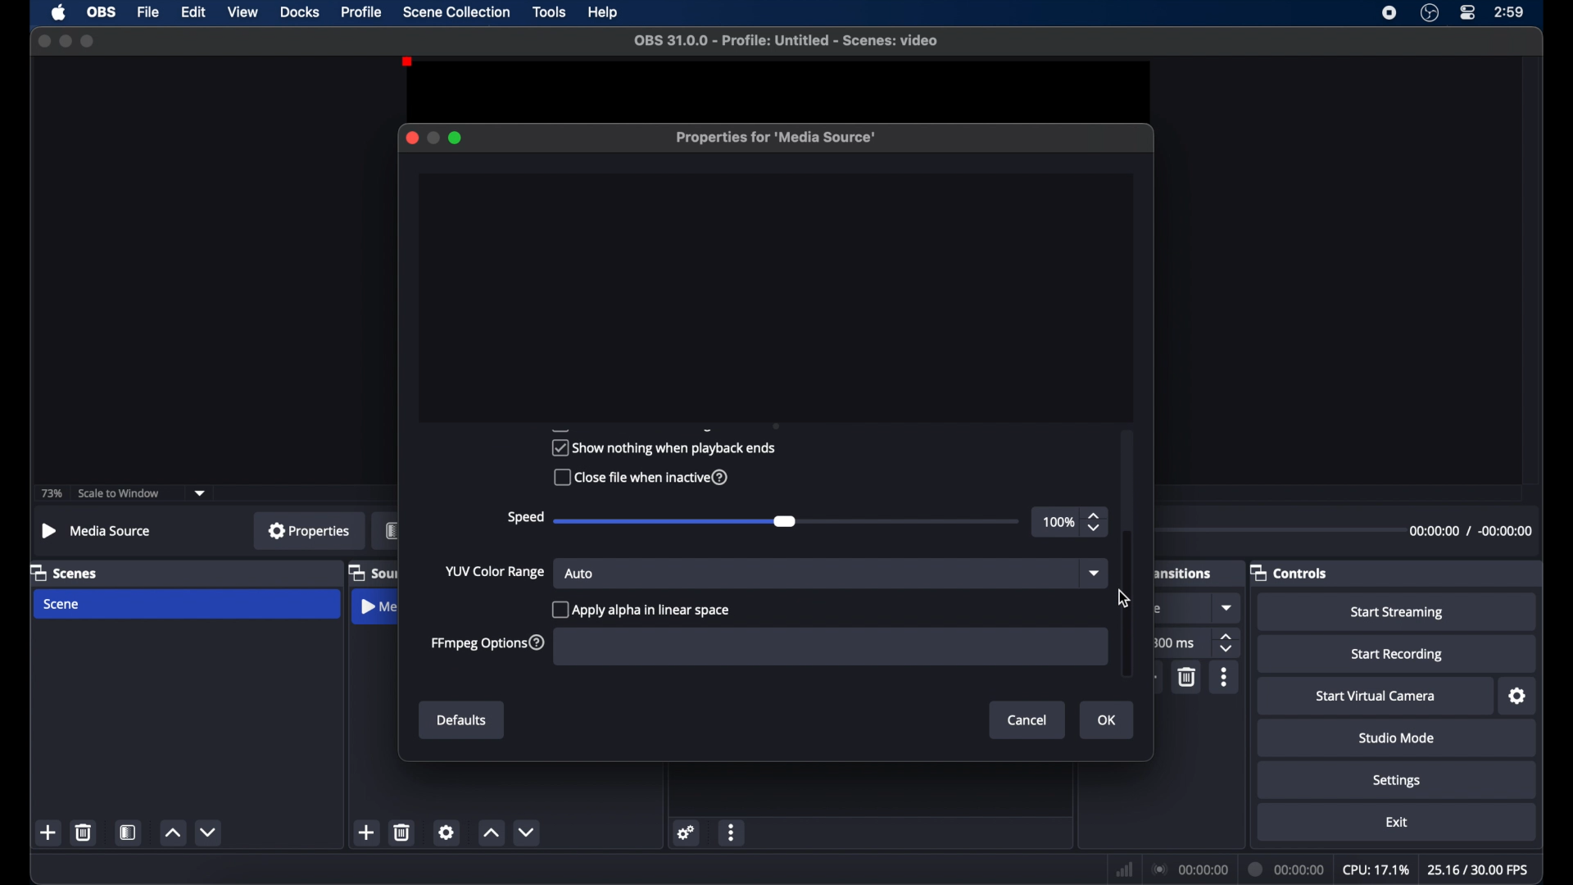  Describe the element at coordinates (1228, 607) in the screenshot. I see `dropdown` at that location.